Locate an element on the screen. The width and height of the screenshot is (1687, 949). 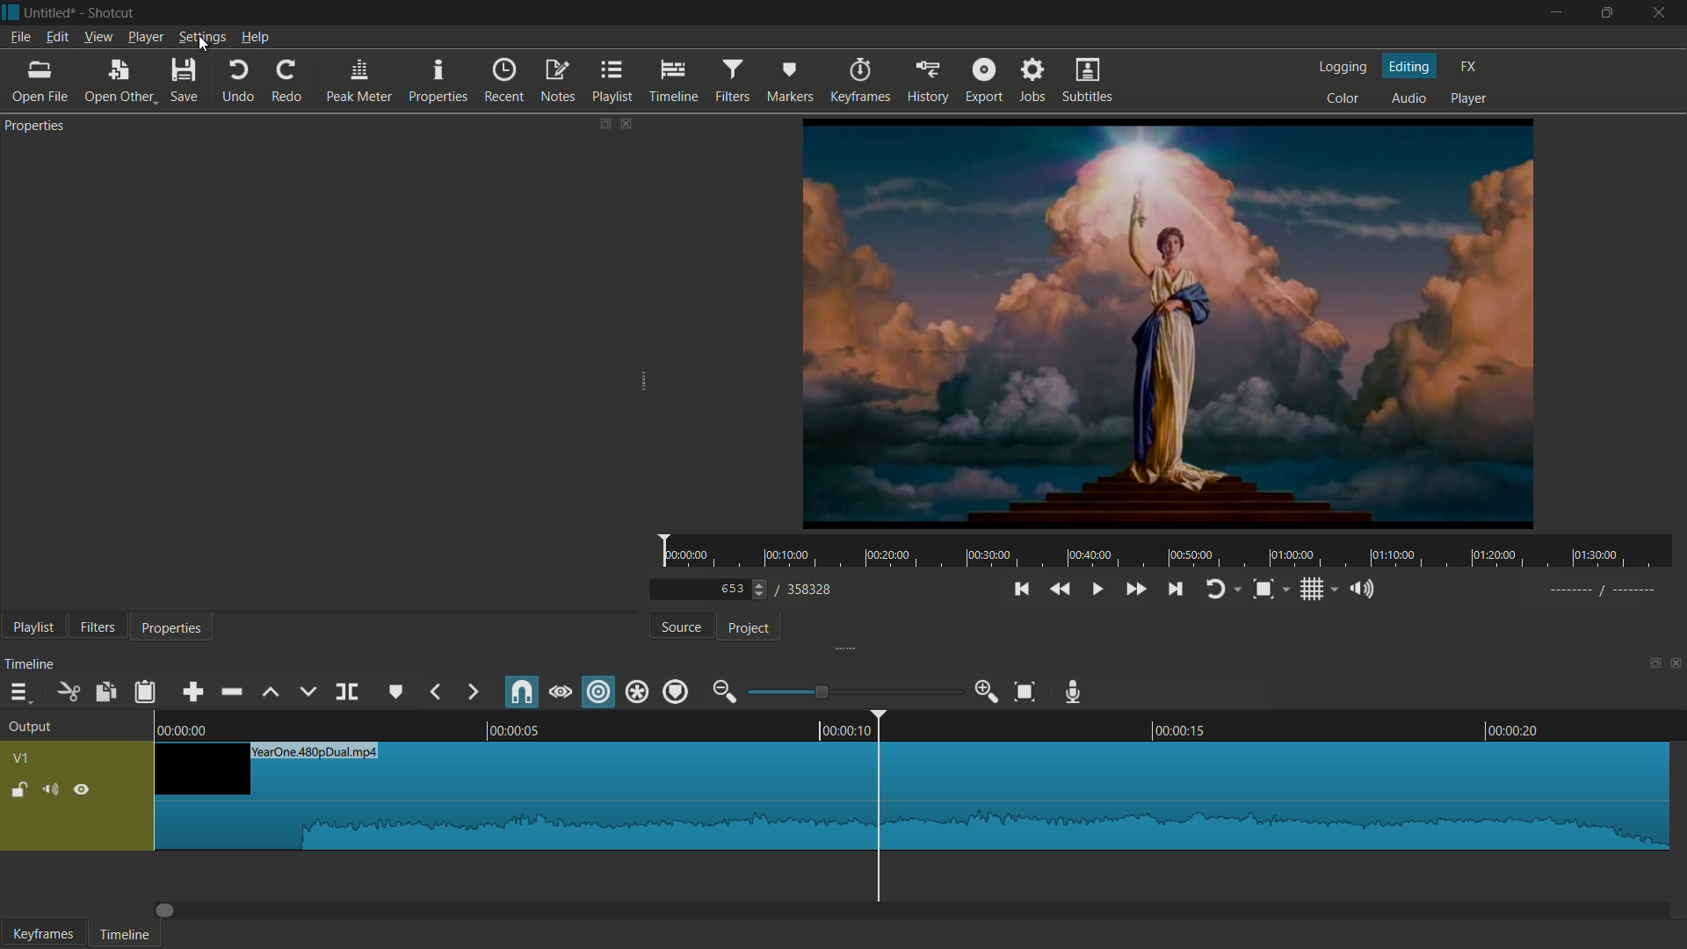
change layout is located at coordinates (1649, 664).